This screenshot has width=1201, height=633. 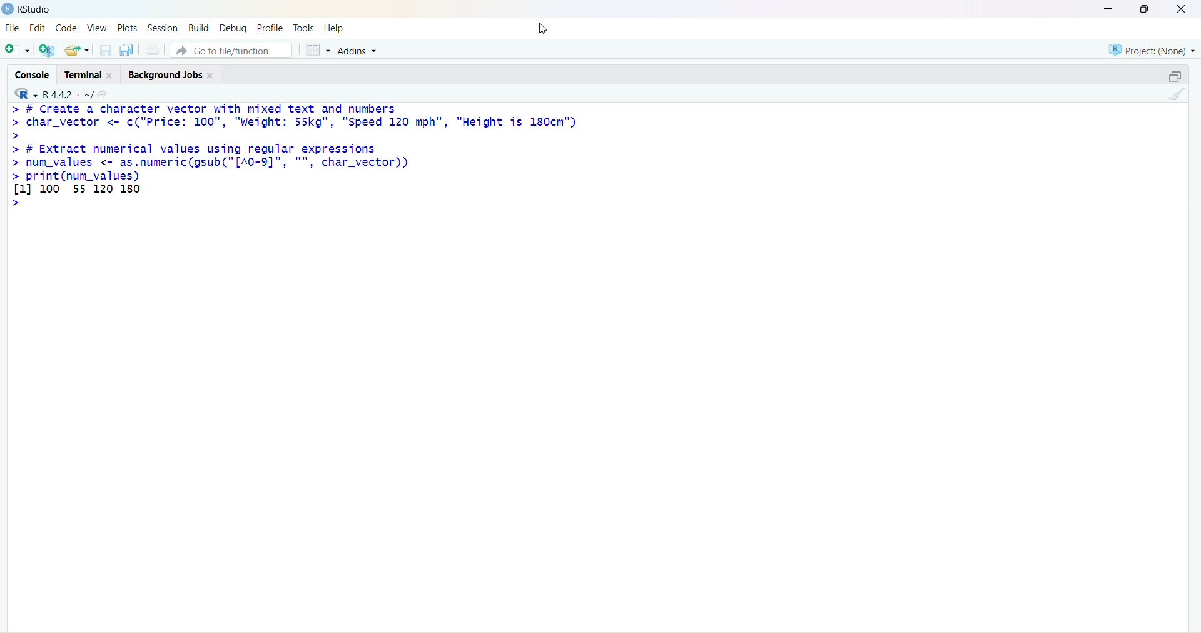 I want to click on maiximise, so click(x=1144, y=9).